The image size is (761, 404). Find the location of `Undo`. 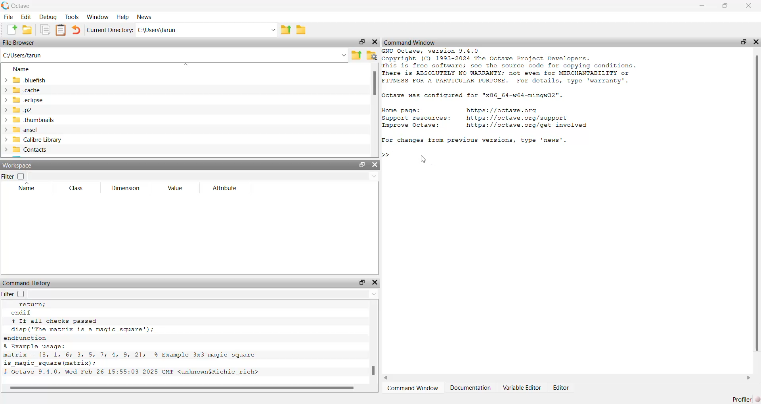

Undo is located at coordinates (76, 30).